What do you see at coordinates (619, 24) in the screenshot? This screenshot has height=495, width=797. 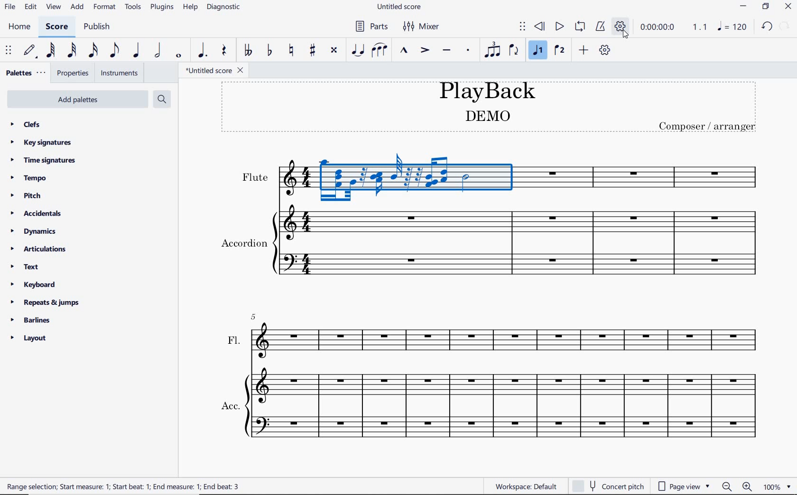 I see `playback settings` at bounding box center [619, 24].